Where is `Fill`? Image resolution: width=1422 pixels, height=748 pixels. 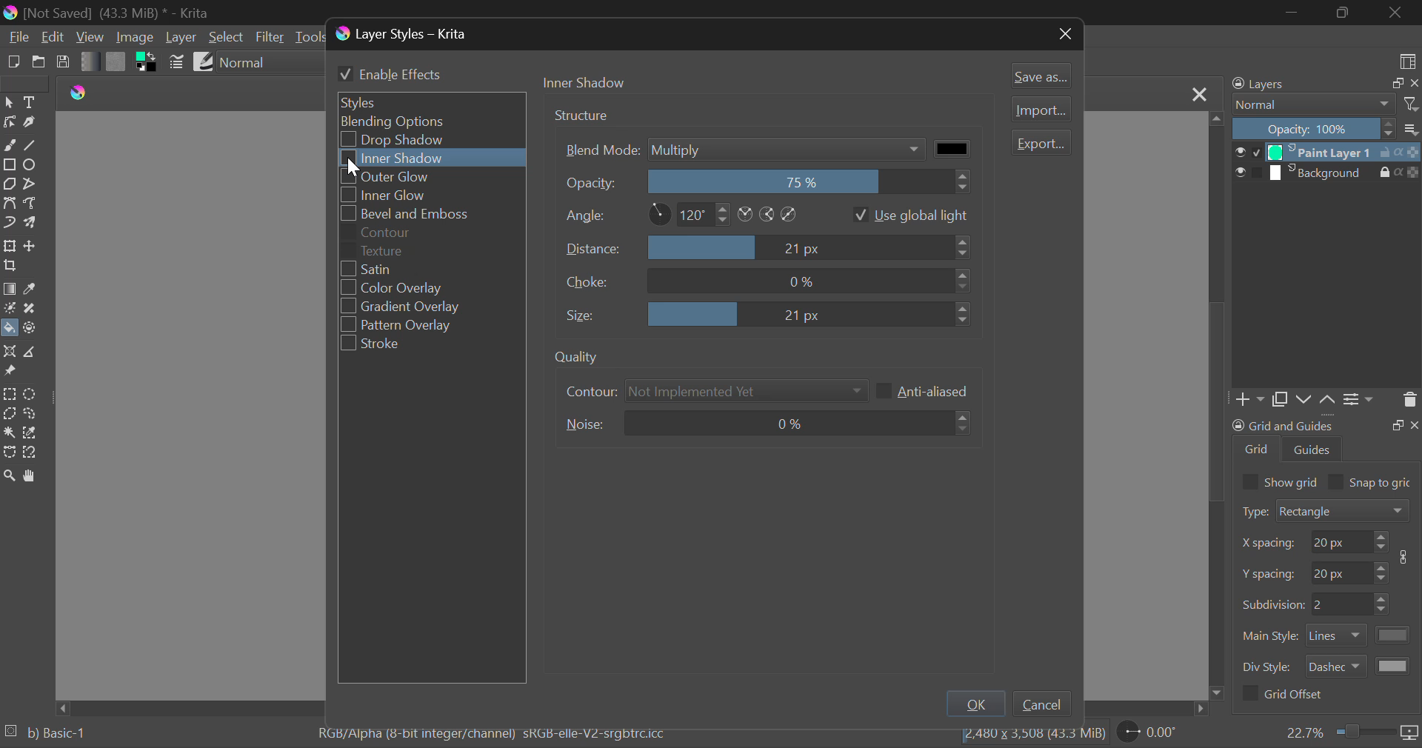
Fill is located at coordinates (9, 329).